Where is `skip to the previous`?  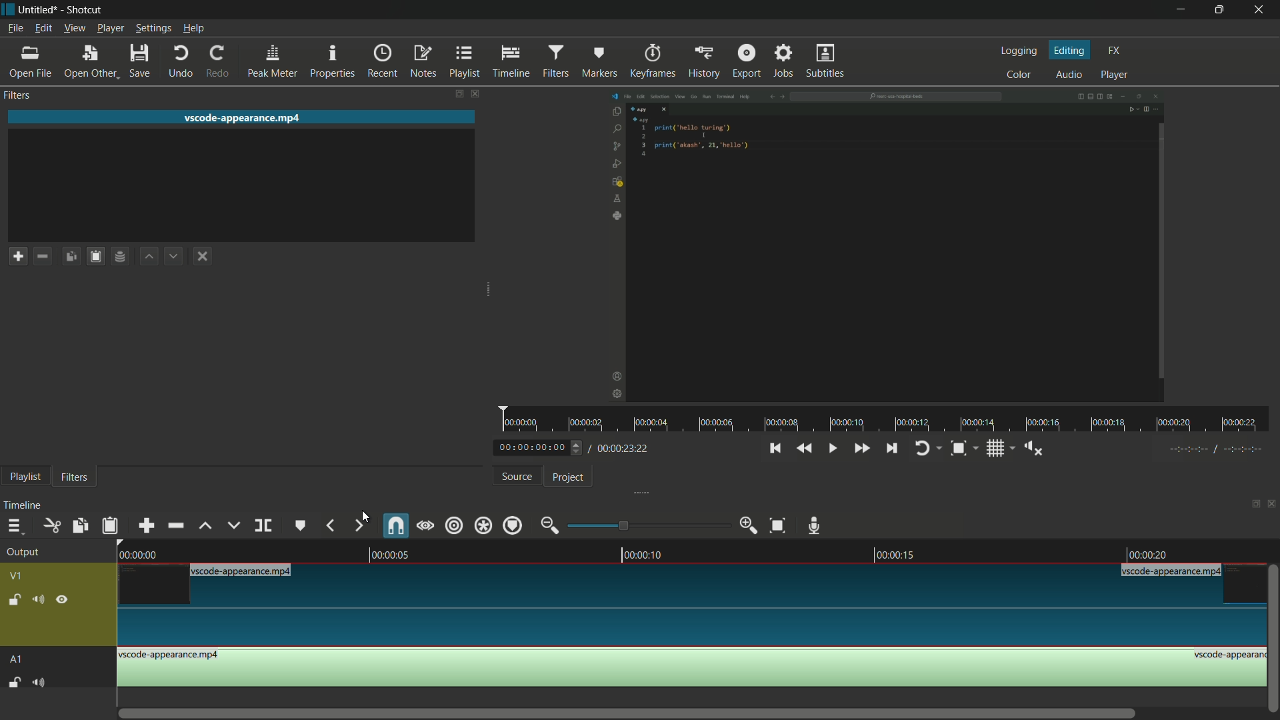
skip to the previous is located at coordinates (775, 449).